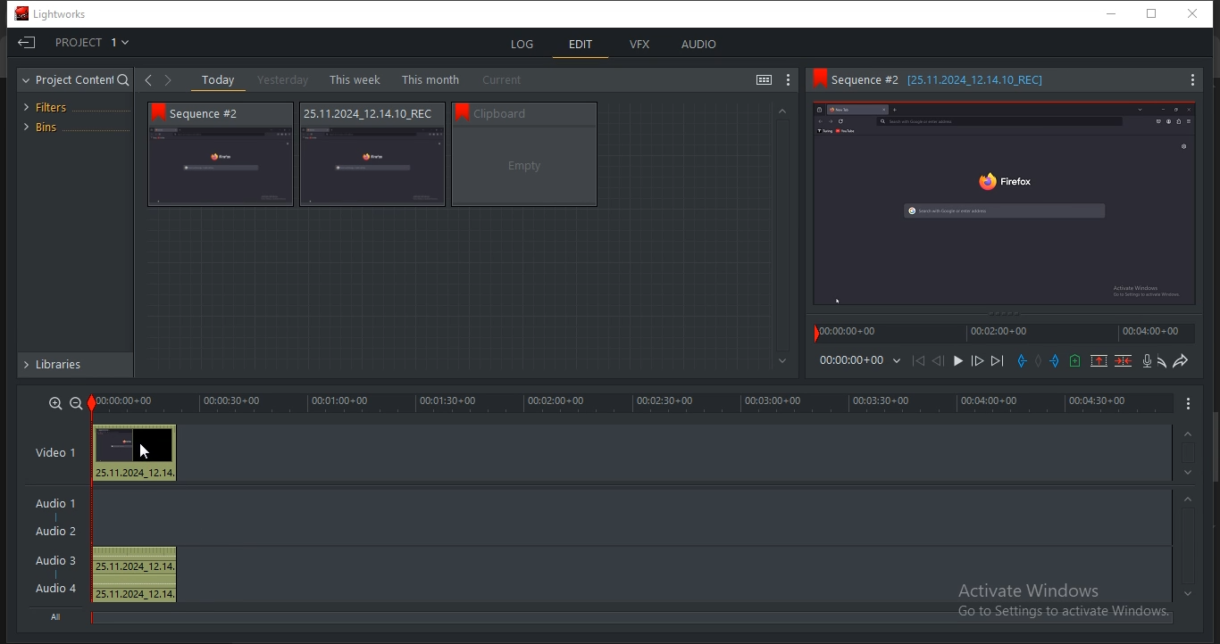 This screenshot has height=644, width=1220. Describe the element at coordinates (1054, 361) in the screenshot. I see `add an out mark` at that location.